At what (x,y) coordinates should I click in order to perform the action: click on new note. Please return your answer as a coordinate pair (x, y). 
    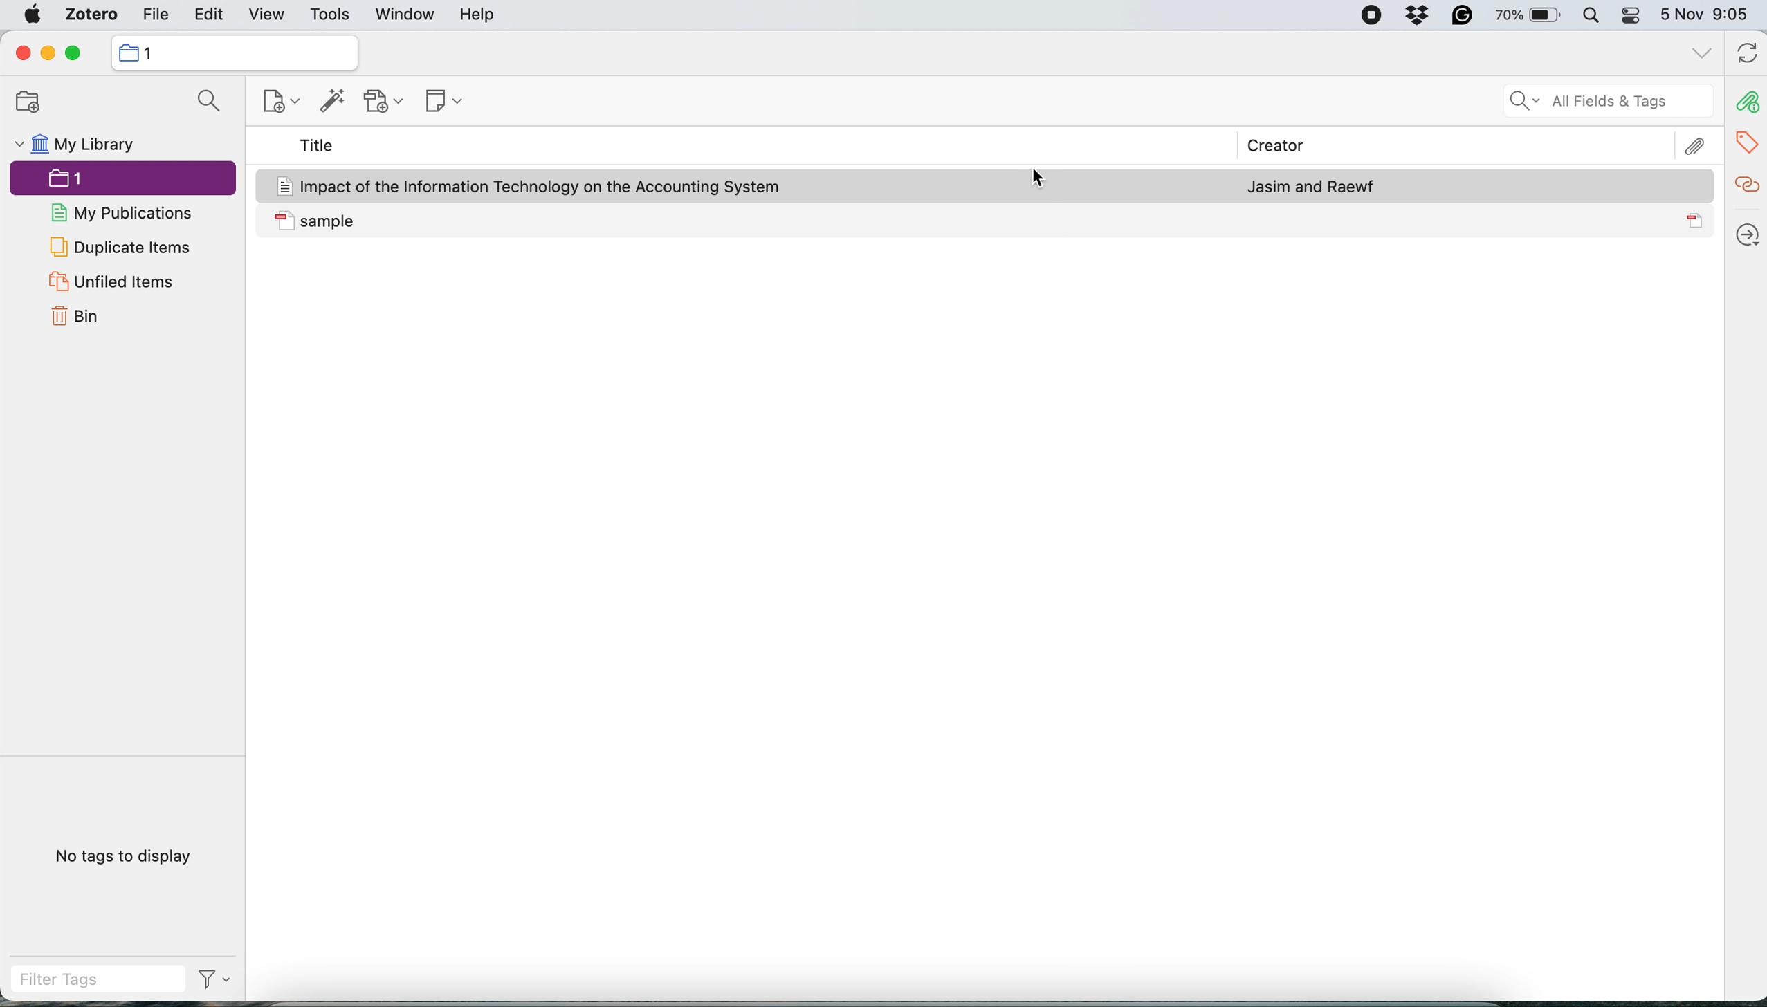
    Looking at the image, I should click on (439, 98).